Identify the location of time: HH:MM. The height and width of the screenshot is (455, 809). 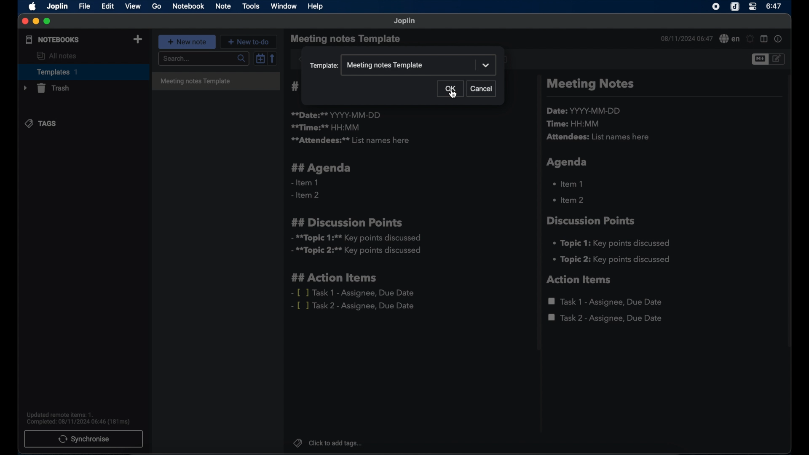
(575, 124).